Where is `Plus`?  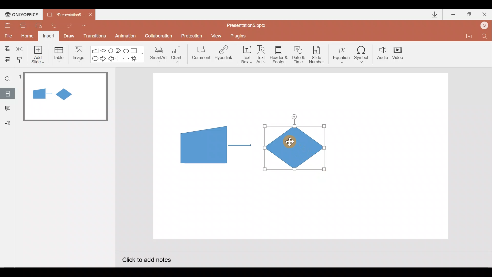
Plus is located at coordinates (119, 59).